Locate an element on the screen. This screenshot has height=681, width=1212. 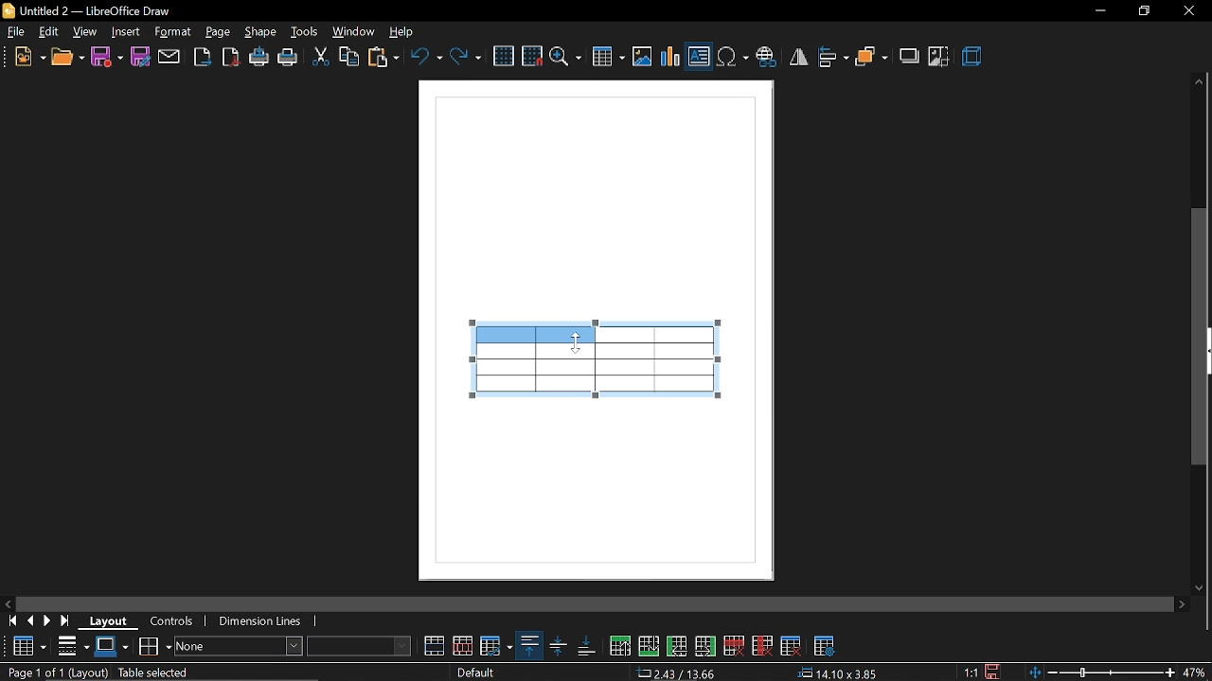
file is located at coordinates (13, 31).